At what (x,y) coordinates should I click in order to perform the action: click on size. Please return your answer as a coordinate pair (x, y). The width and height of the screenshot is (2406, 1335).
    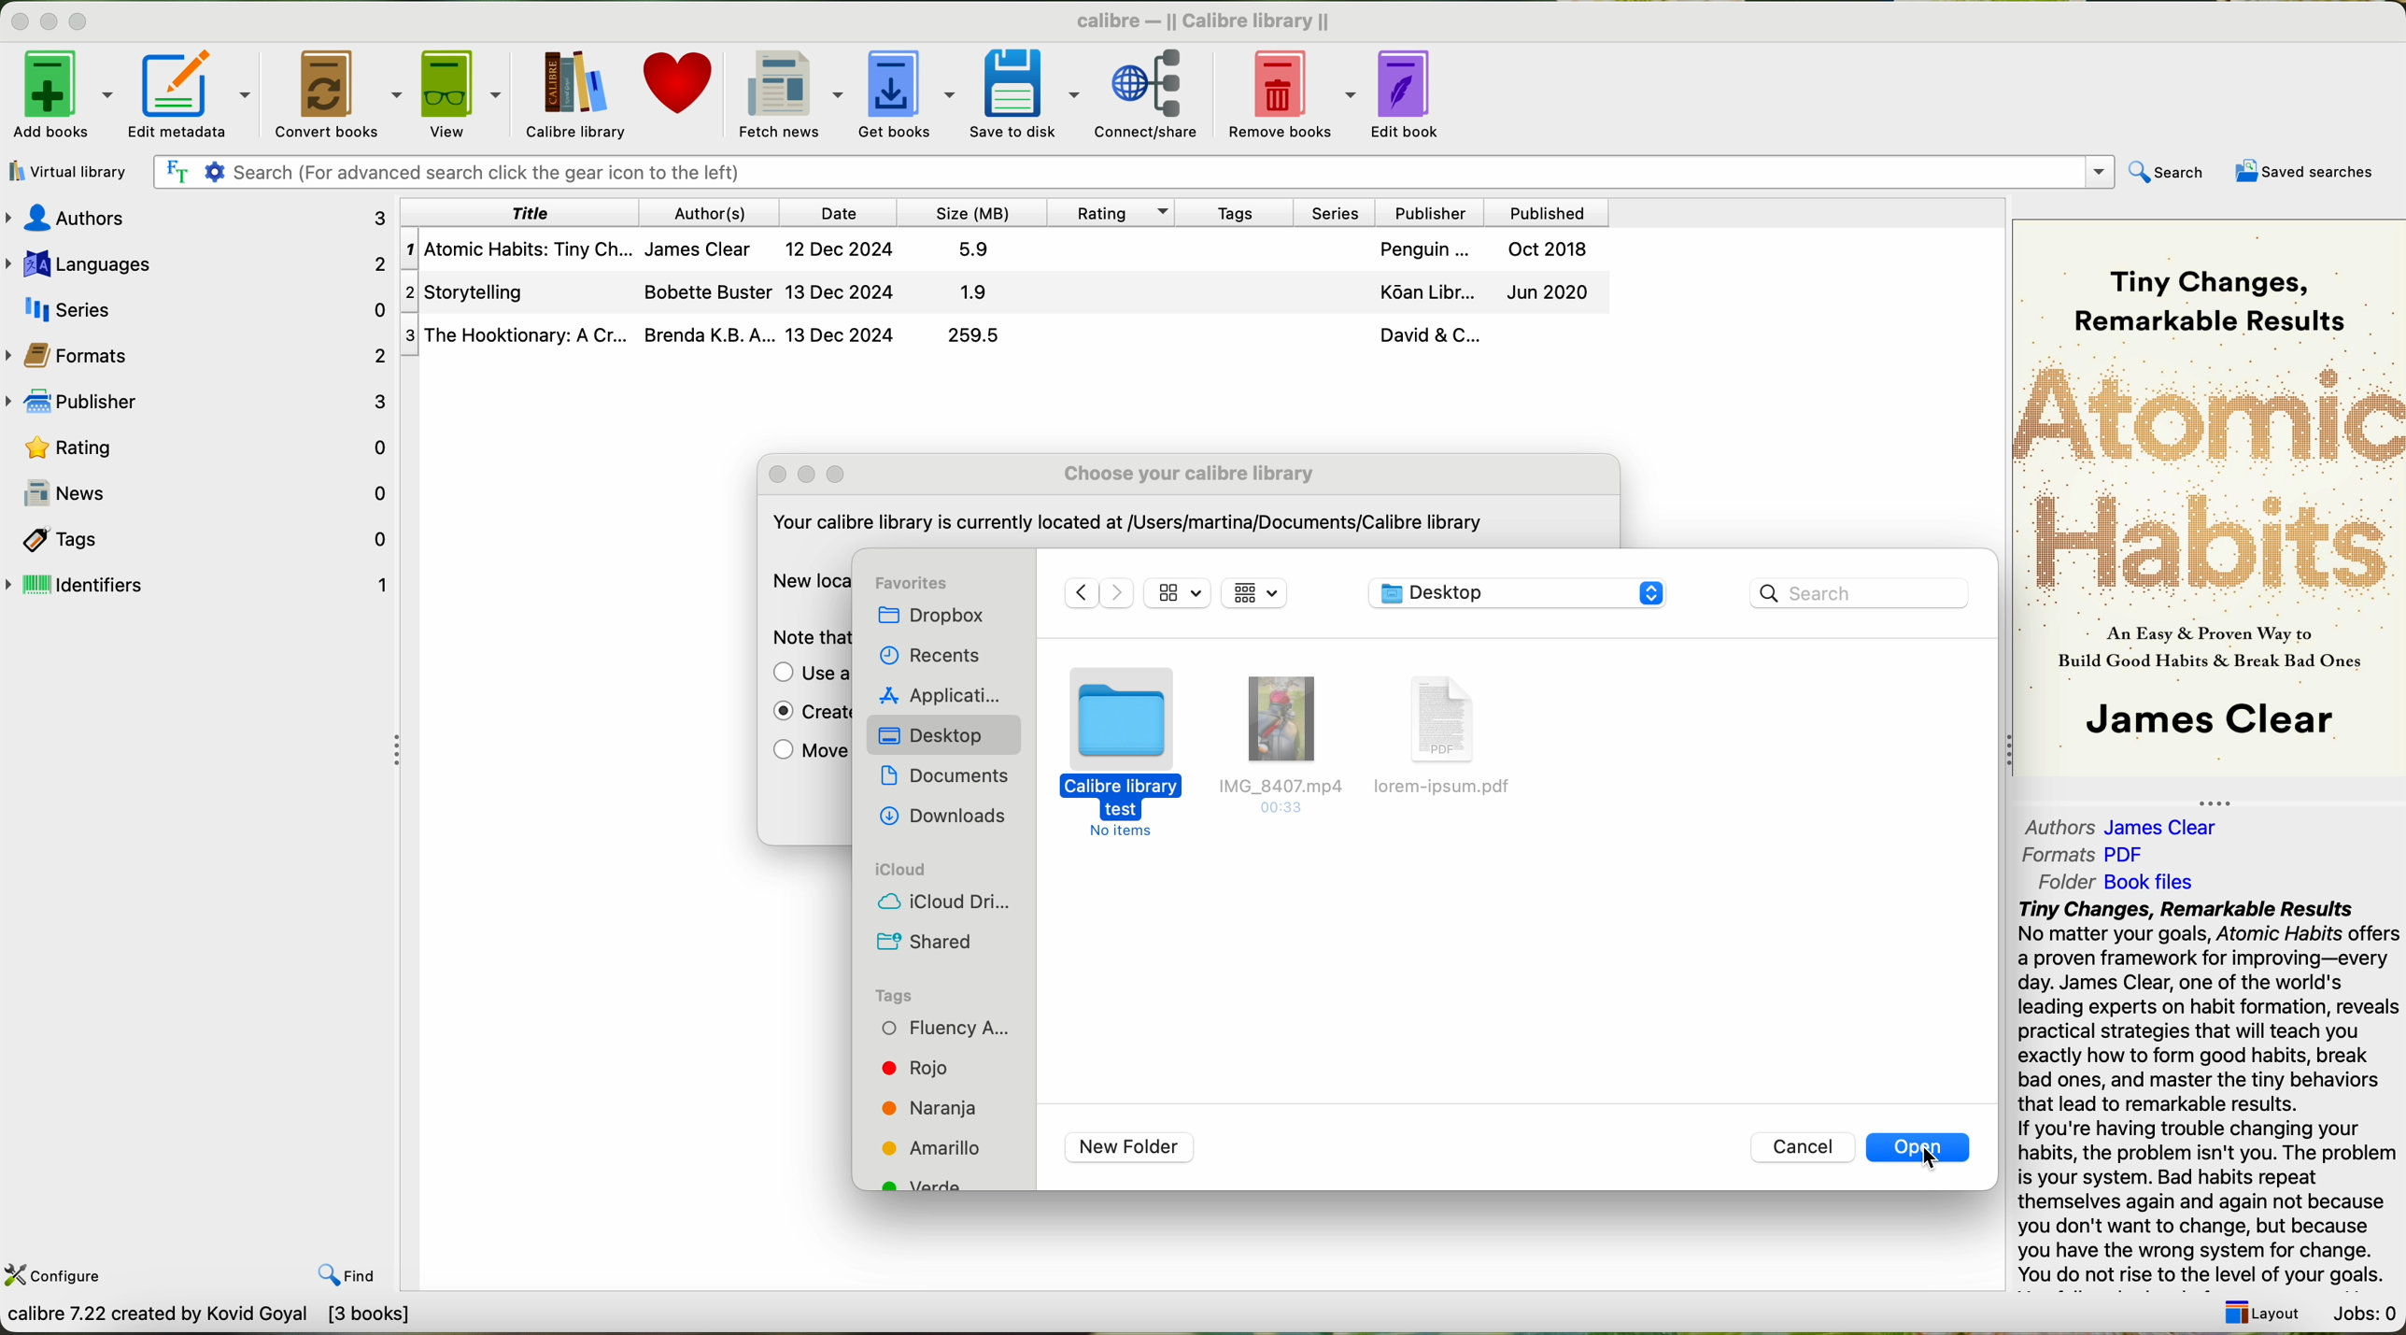
    Looking at the image, I should click on (969, 212).